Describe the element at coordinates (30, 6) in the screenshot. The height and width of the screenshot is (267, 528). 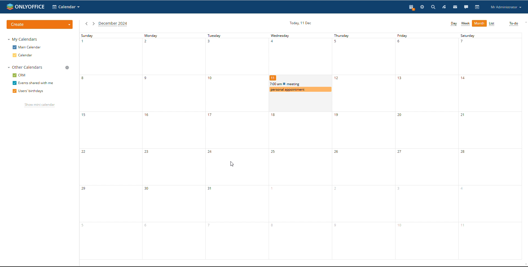
I see `onlyoffice` at that location.